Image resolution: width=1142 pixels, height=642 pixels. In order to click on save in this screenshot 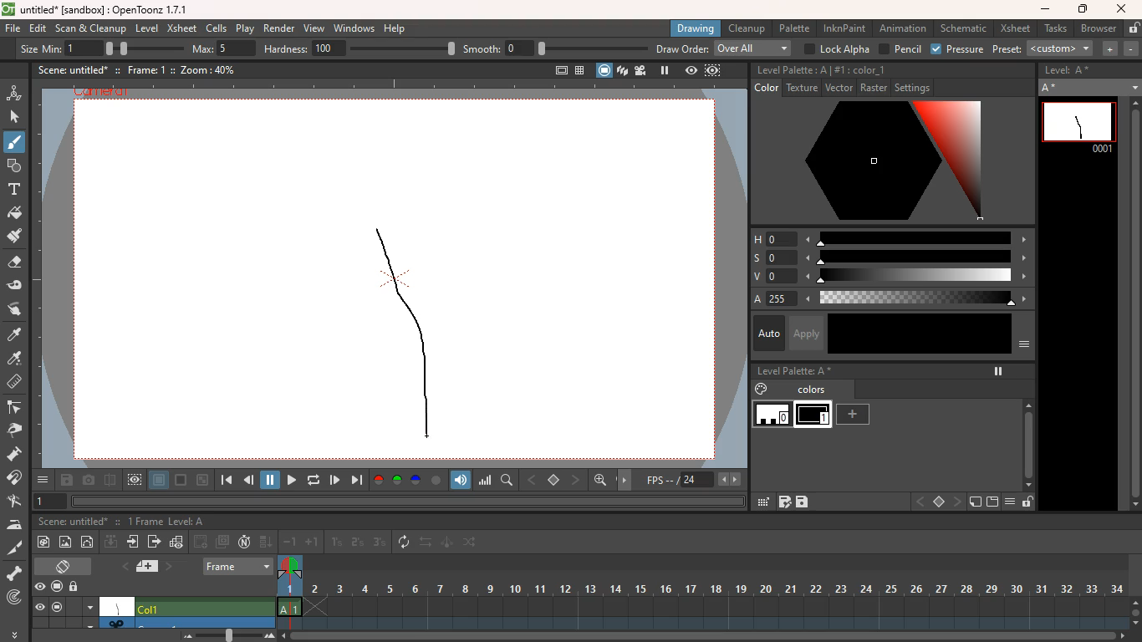, I will do `click(803, 502)`.